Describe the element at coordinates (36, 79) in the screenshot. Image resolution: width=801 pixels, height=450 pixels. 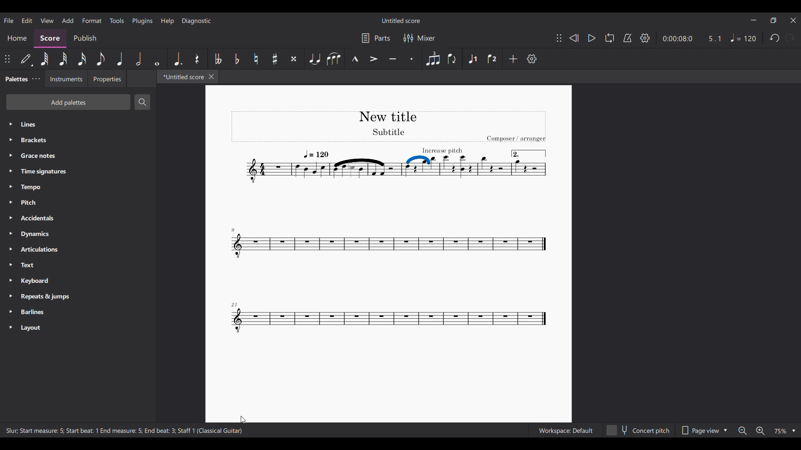
I see `Palette settings` at that location.